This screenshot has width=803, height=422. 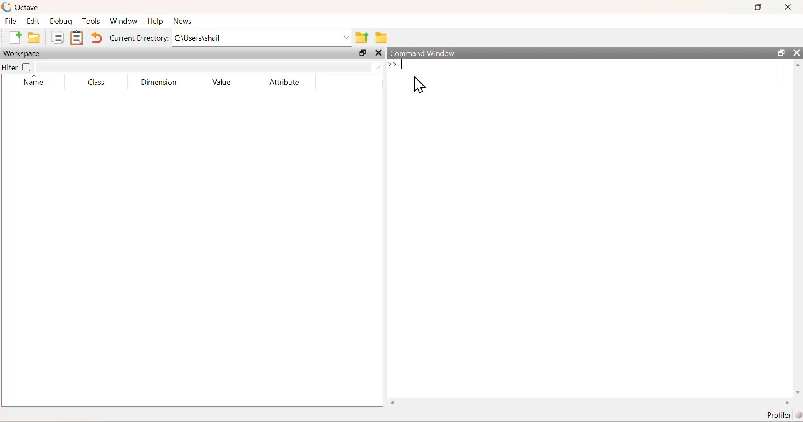 I want to click on close, so click(x=378, y=53).